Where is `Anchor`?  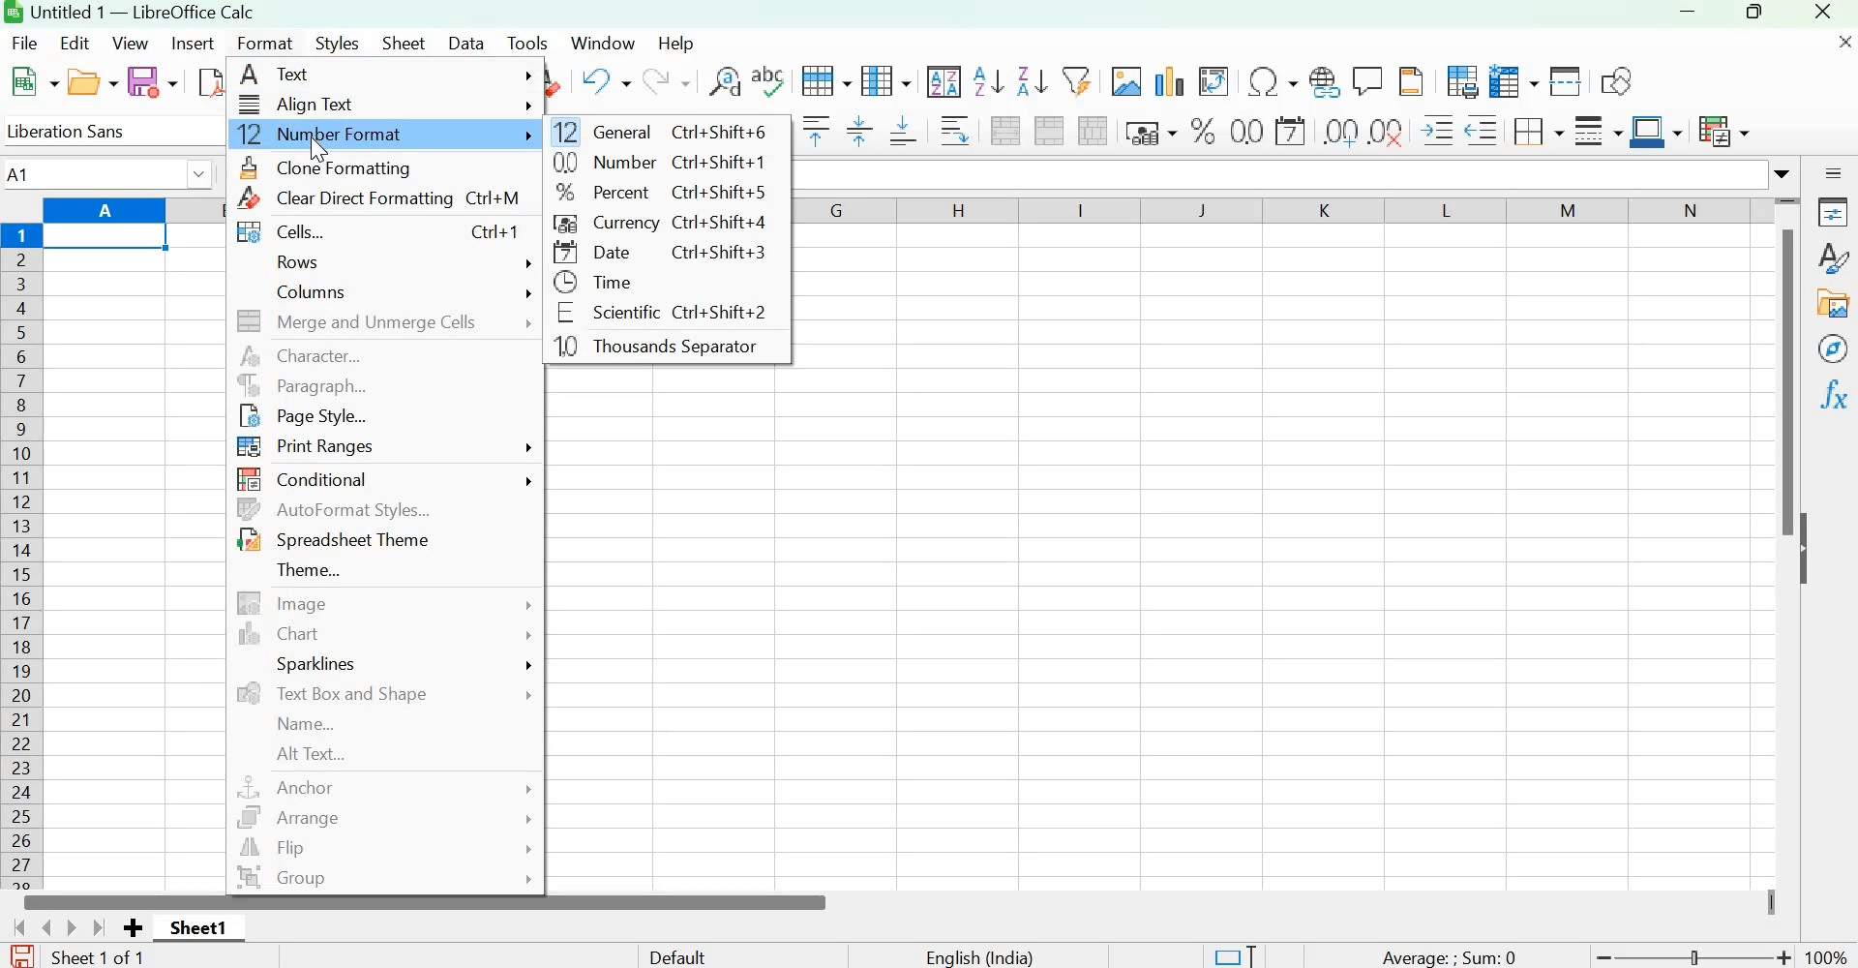
Anchor is located at coordinates (289, 786).